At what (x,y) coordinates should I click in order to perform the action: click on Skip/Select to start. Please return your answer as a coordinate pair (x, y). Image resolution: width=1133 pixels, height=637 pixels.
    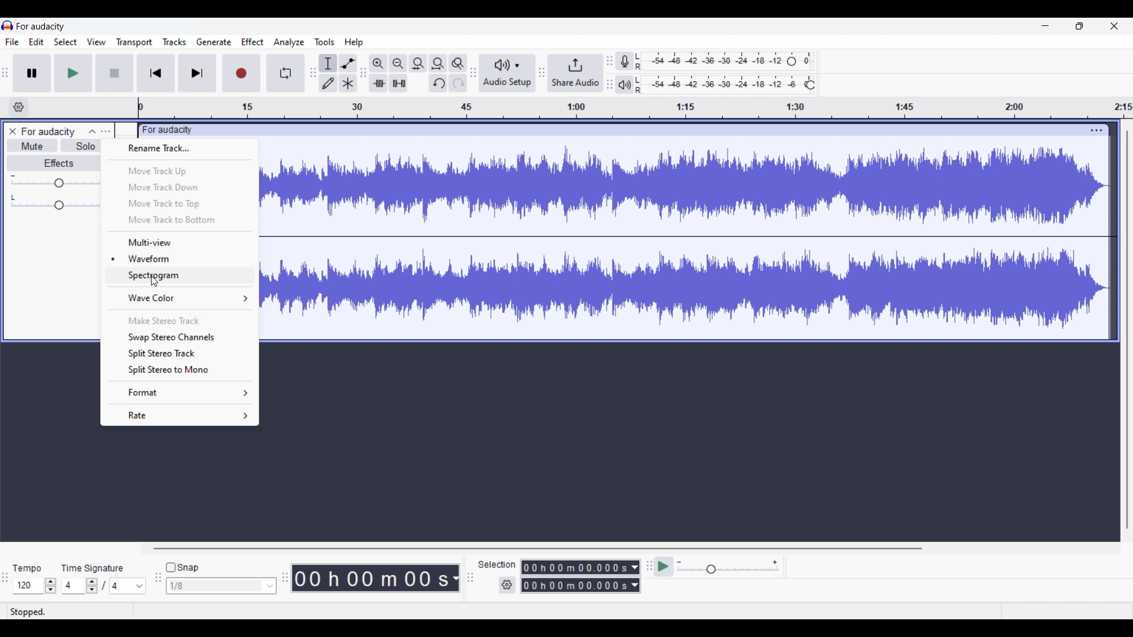
    Looking at the image, I should click on (156, 73).